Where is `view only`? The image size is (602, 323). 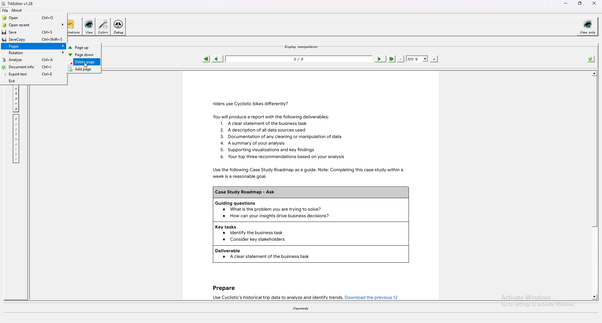 view only is located at coordinates (588, 26).